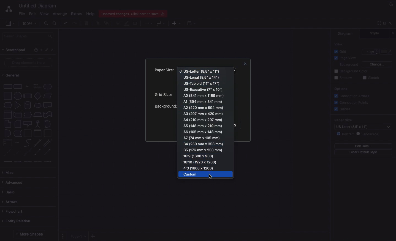 Image resolution: width=396 pixels, height=241 pixels. Describe the element at coordinates (352, 71) in the screenshot. I see `Background color` at that location.